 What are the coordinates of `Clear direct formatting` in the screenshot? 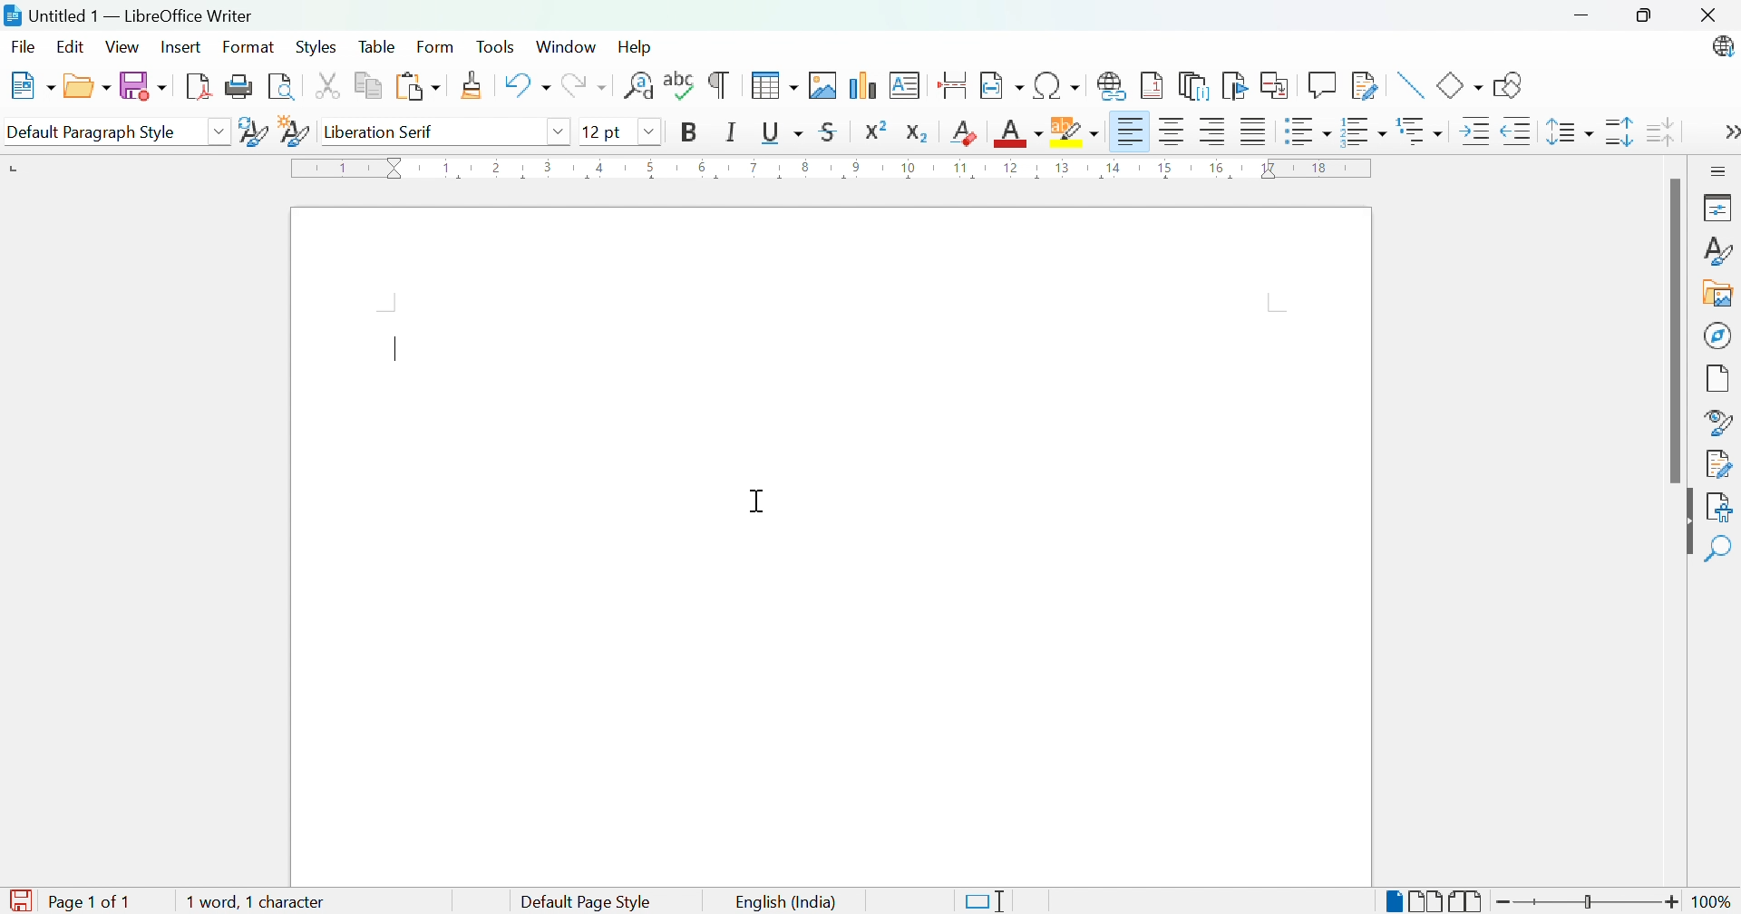 It's located at (964, 133).